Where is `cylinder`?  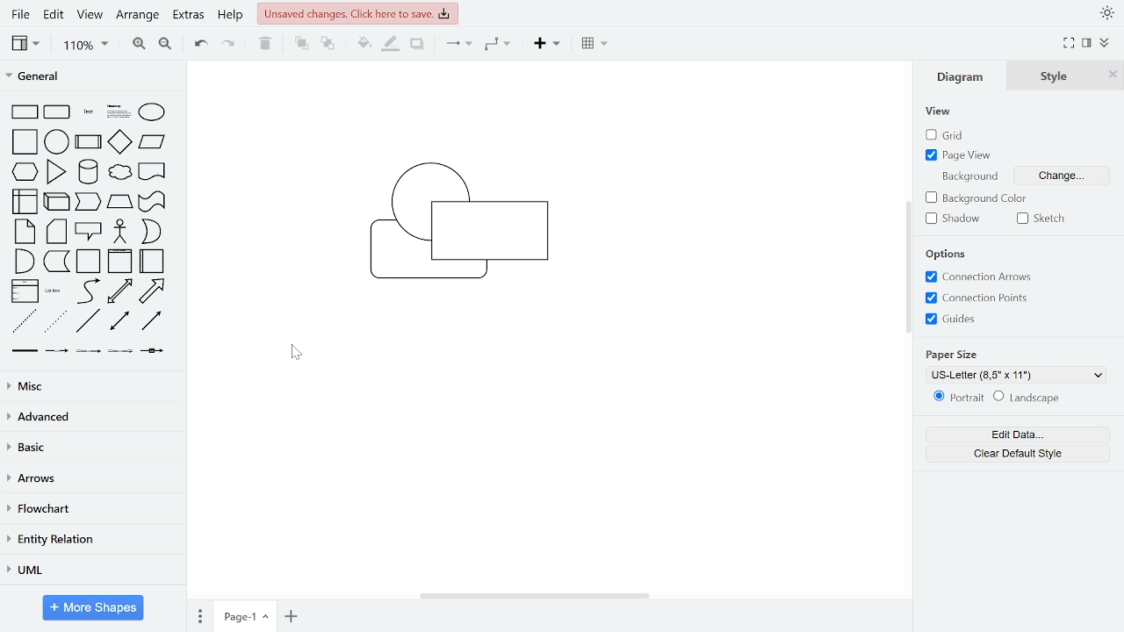 cylinder is located at coordinates (88, 173).